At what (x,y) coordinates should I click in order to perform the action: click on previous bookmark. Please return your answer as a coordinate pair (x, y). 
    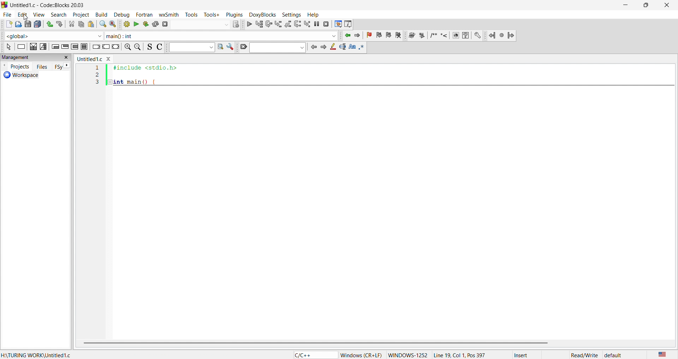
    Looking at the image, I should click on (380, 34).